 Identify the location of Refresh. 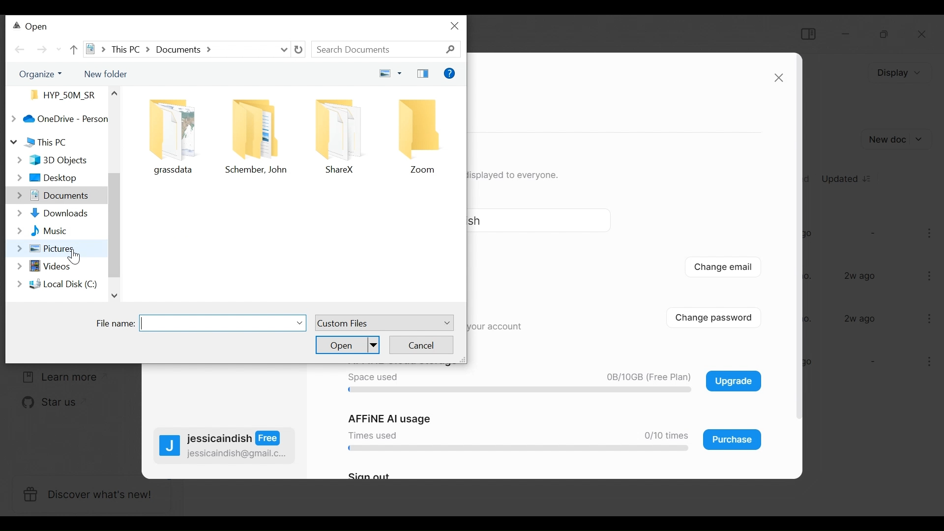
(298, 50).